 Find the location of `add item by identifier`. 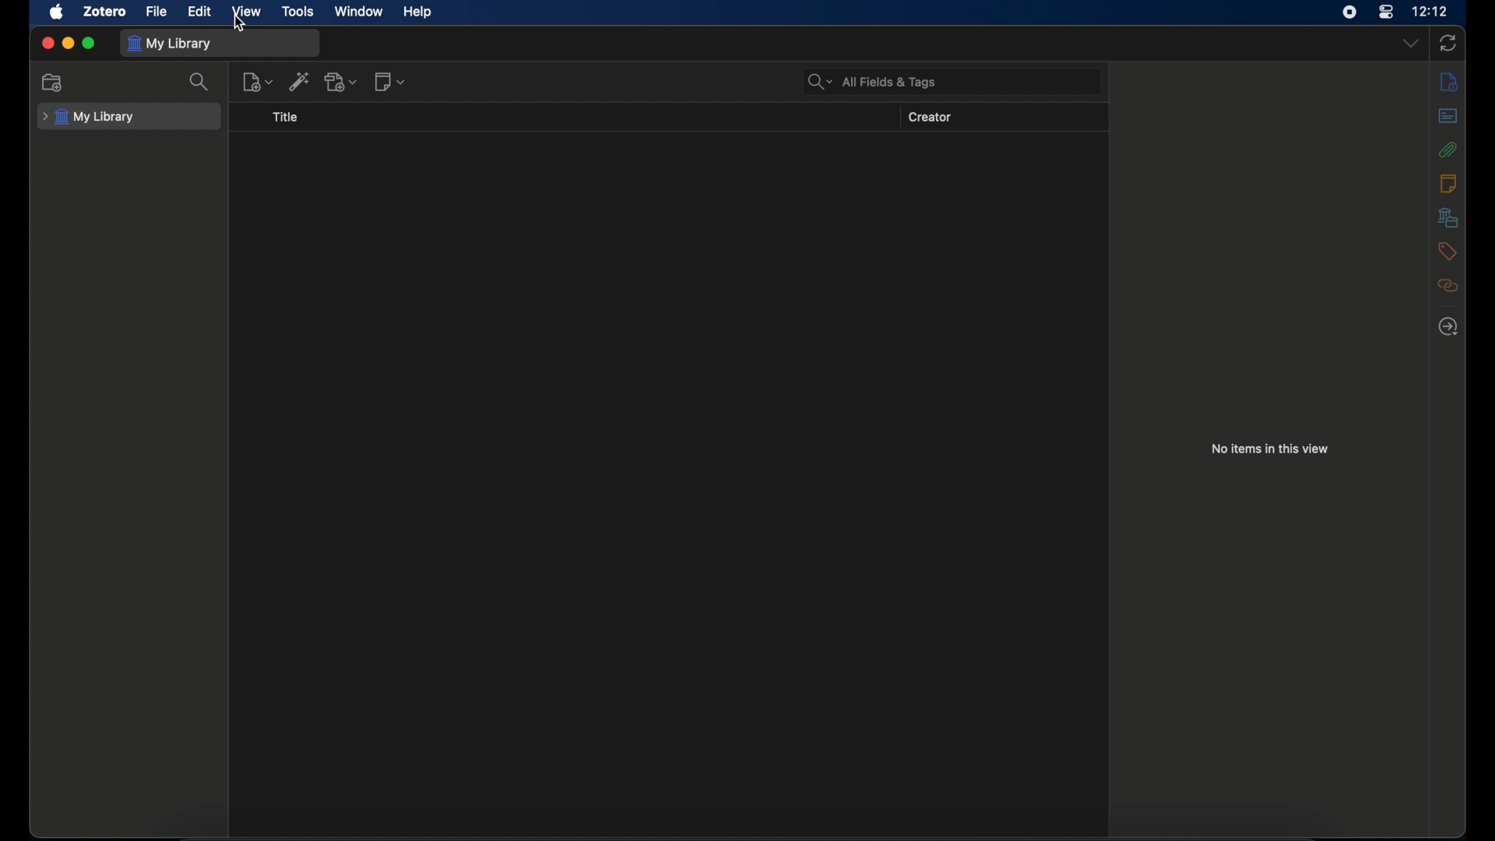

add item by identifier is located at coordinates (301, 81).